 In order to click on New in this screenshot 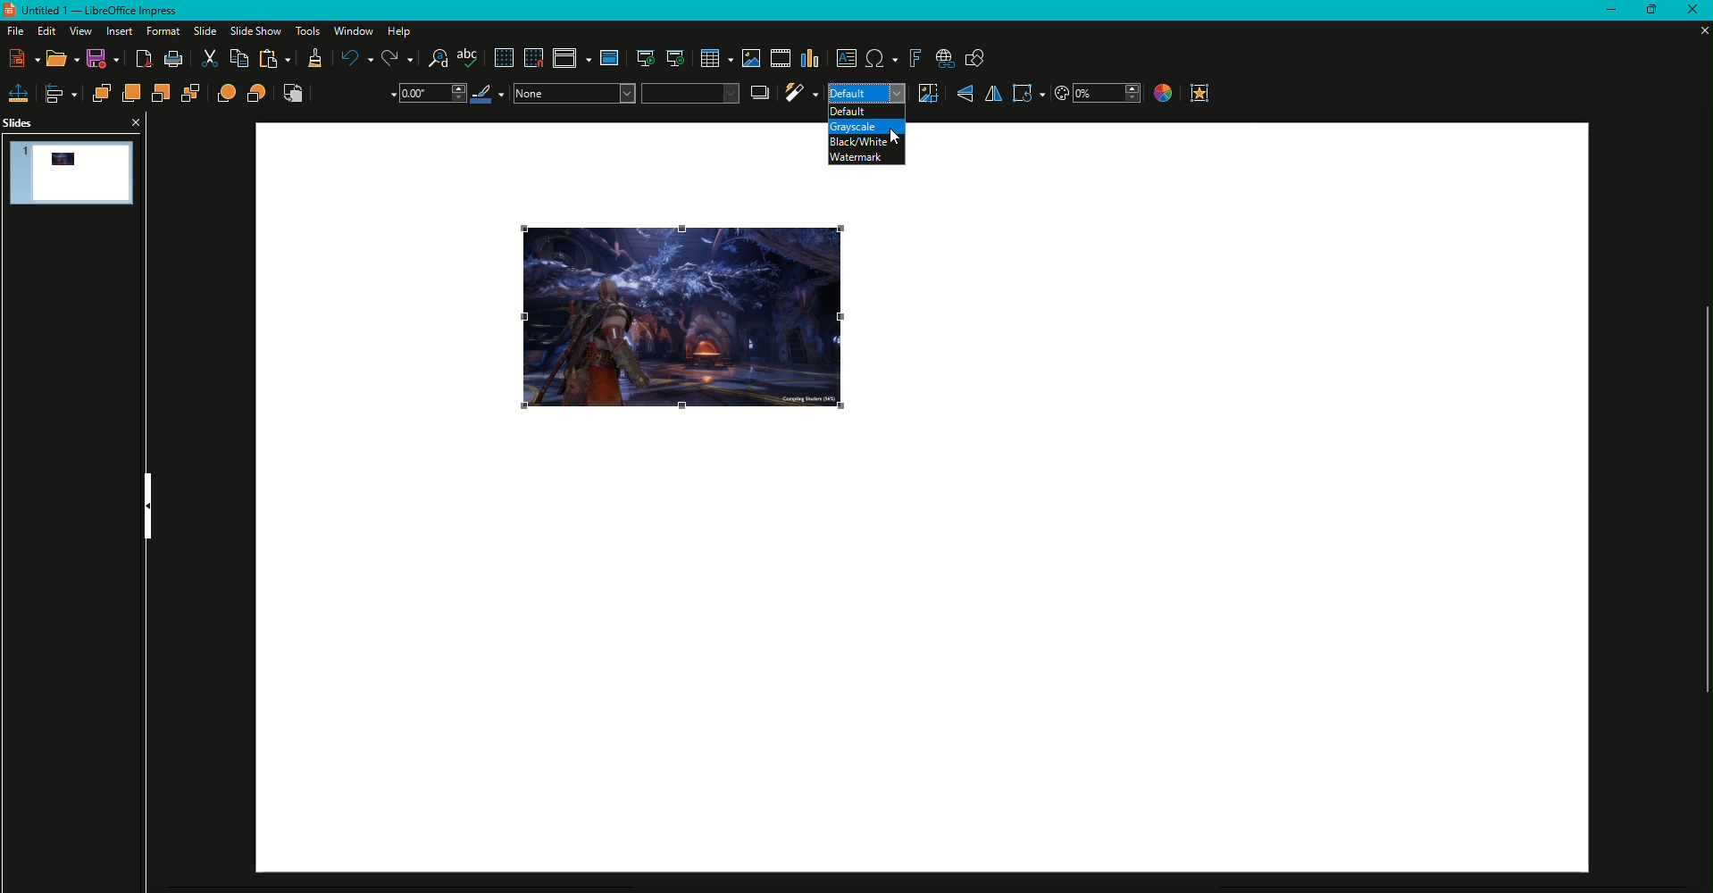, I will do `click(26, 58)`.